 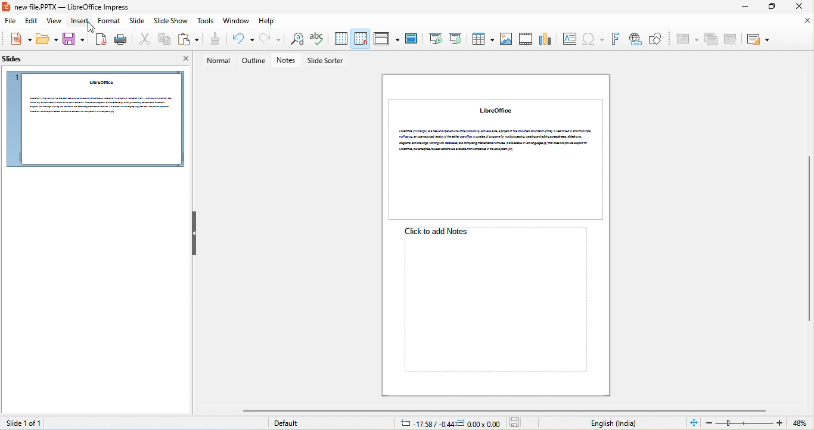 I want to click on duplicate slide, so click(x=711, y=40).